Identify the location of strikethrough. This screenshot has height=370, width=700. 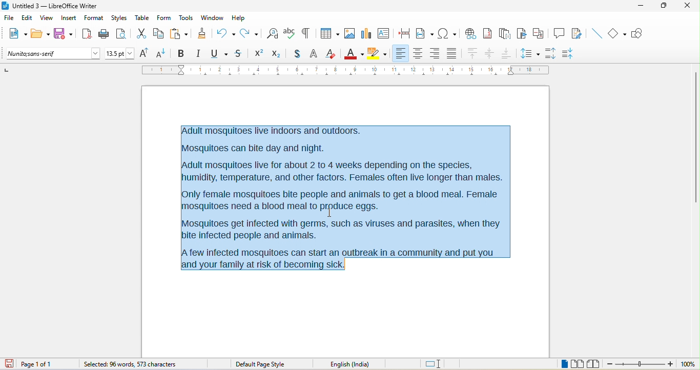
(239, 54).